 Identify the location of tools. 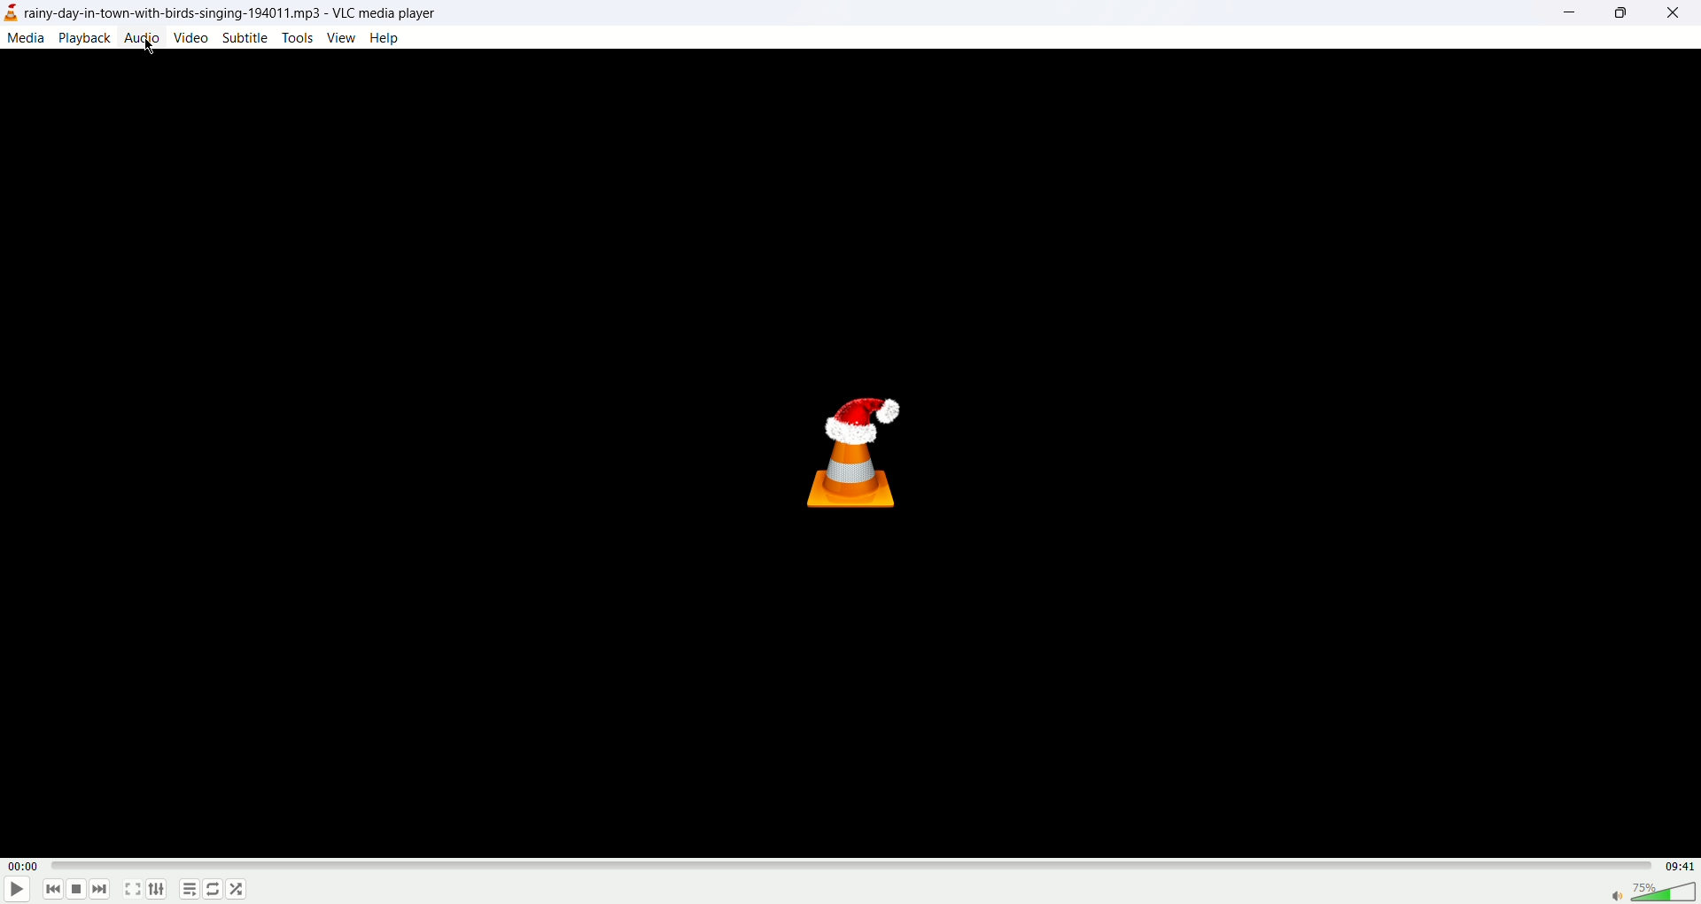
(297, 38).